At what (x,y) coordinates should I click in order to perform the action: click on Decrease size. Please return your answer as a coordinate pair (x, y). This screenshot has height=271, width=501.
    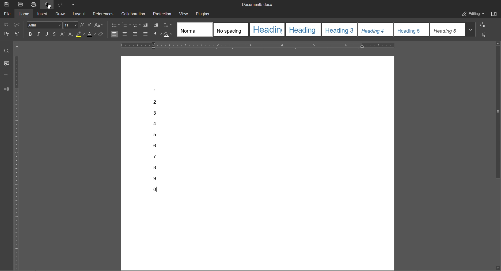
    Looking at the image, I should click on (90, 25).